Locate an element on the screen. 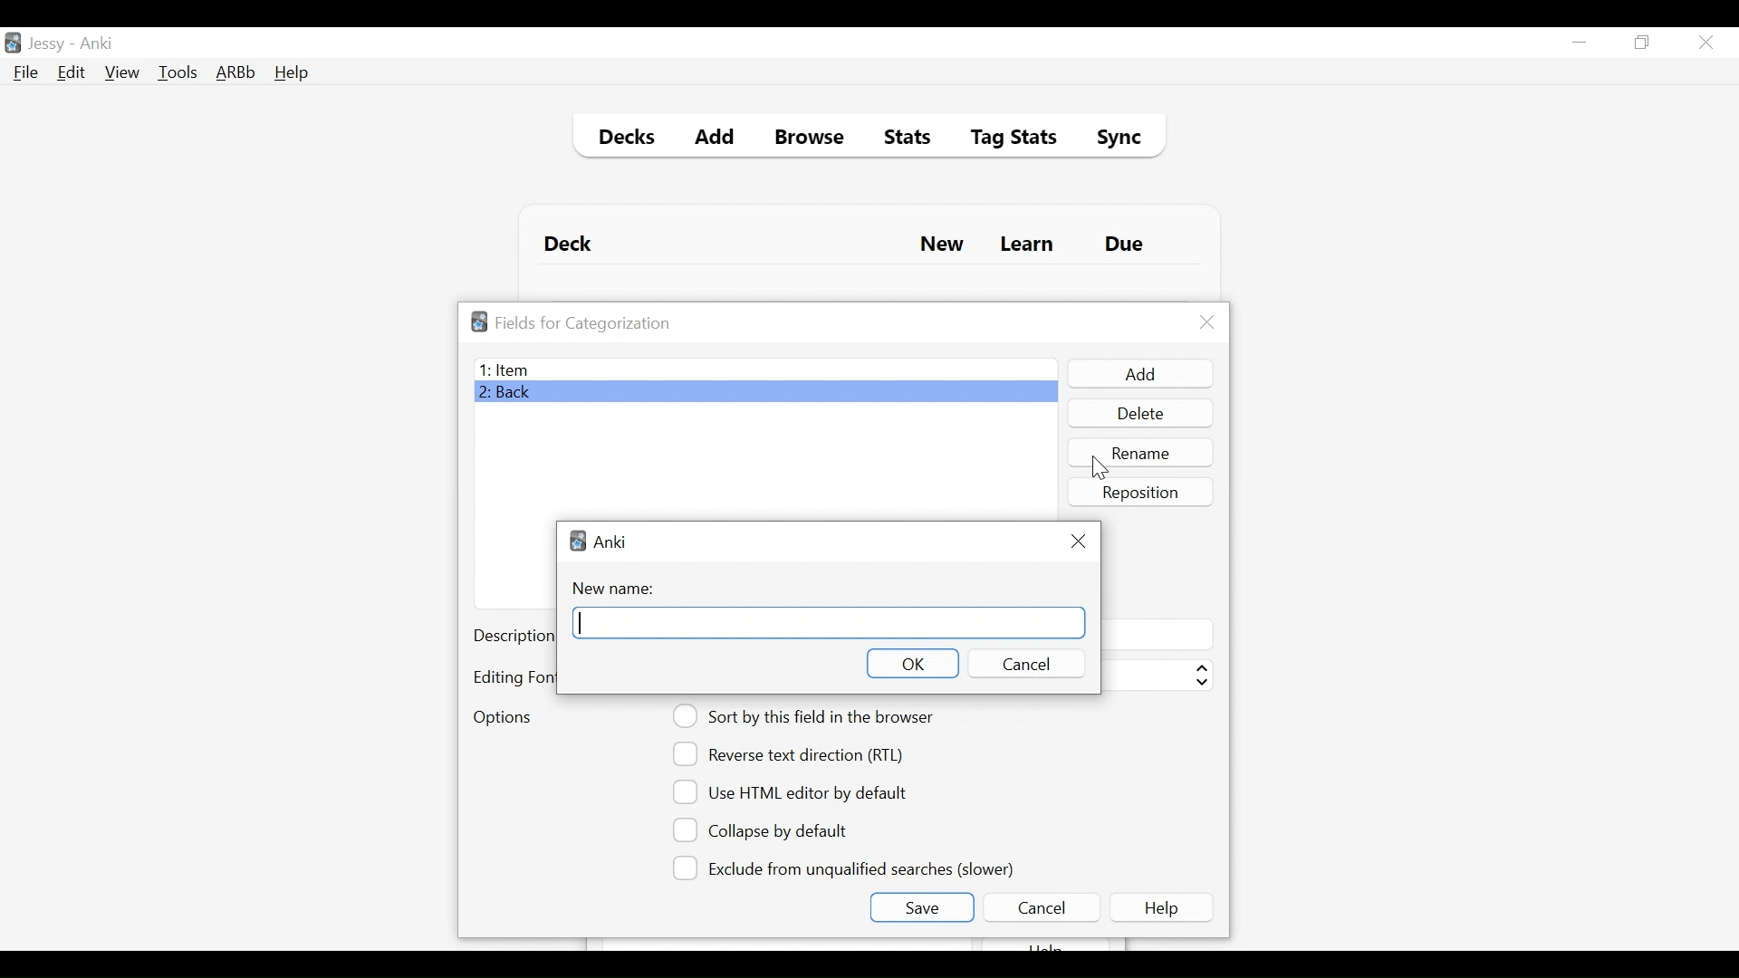 Image resolution: width=1739 pixels, height=978 pixels. OK is located at coordinates (911, 663).